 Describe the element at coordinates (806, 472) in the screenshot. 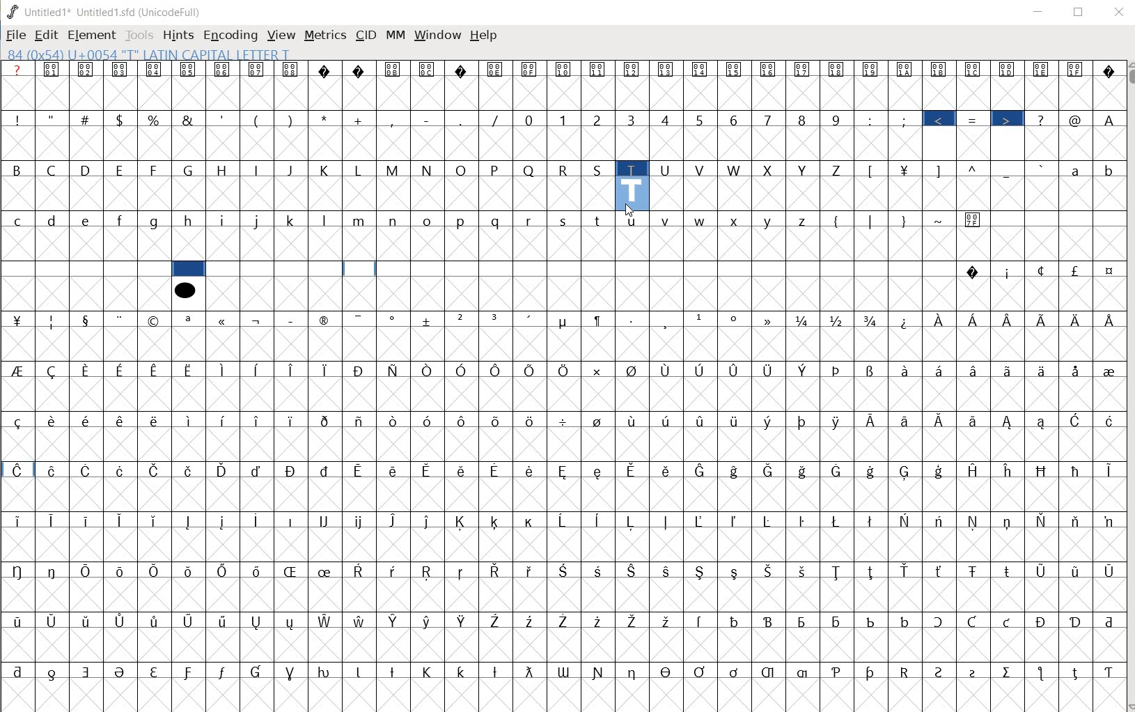

I see `Symbol` at that location.